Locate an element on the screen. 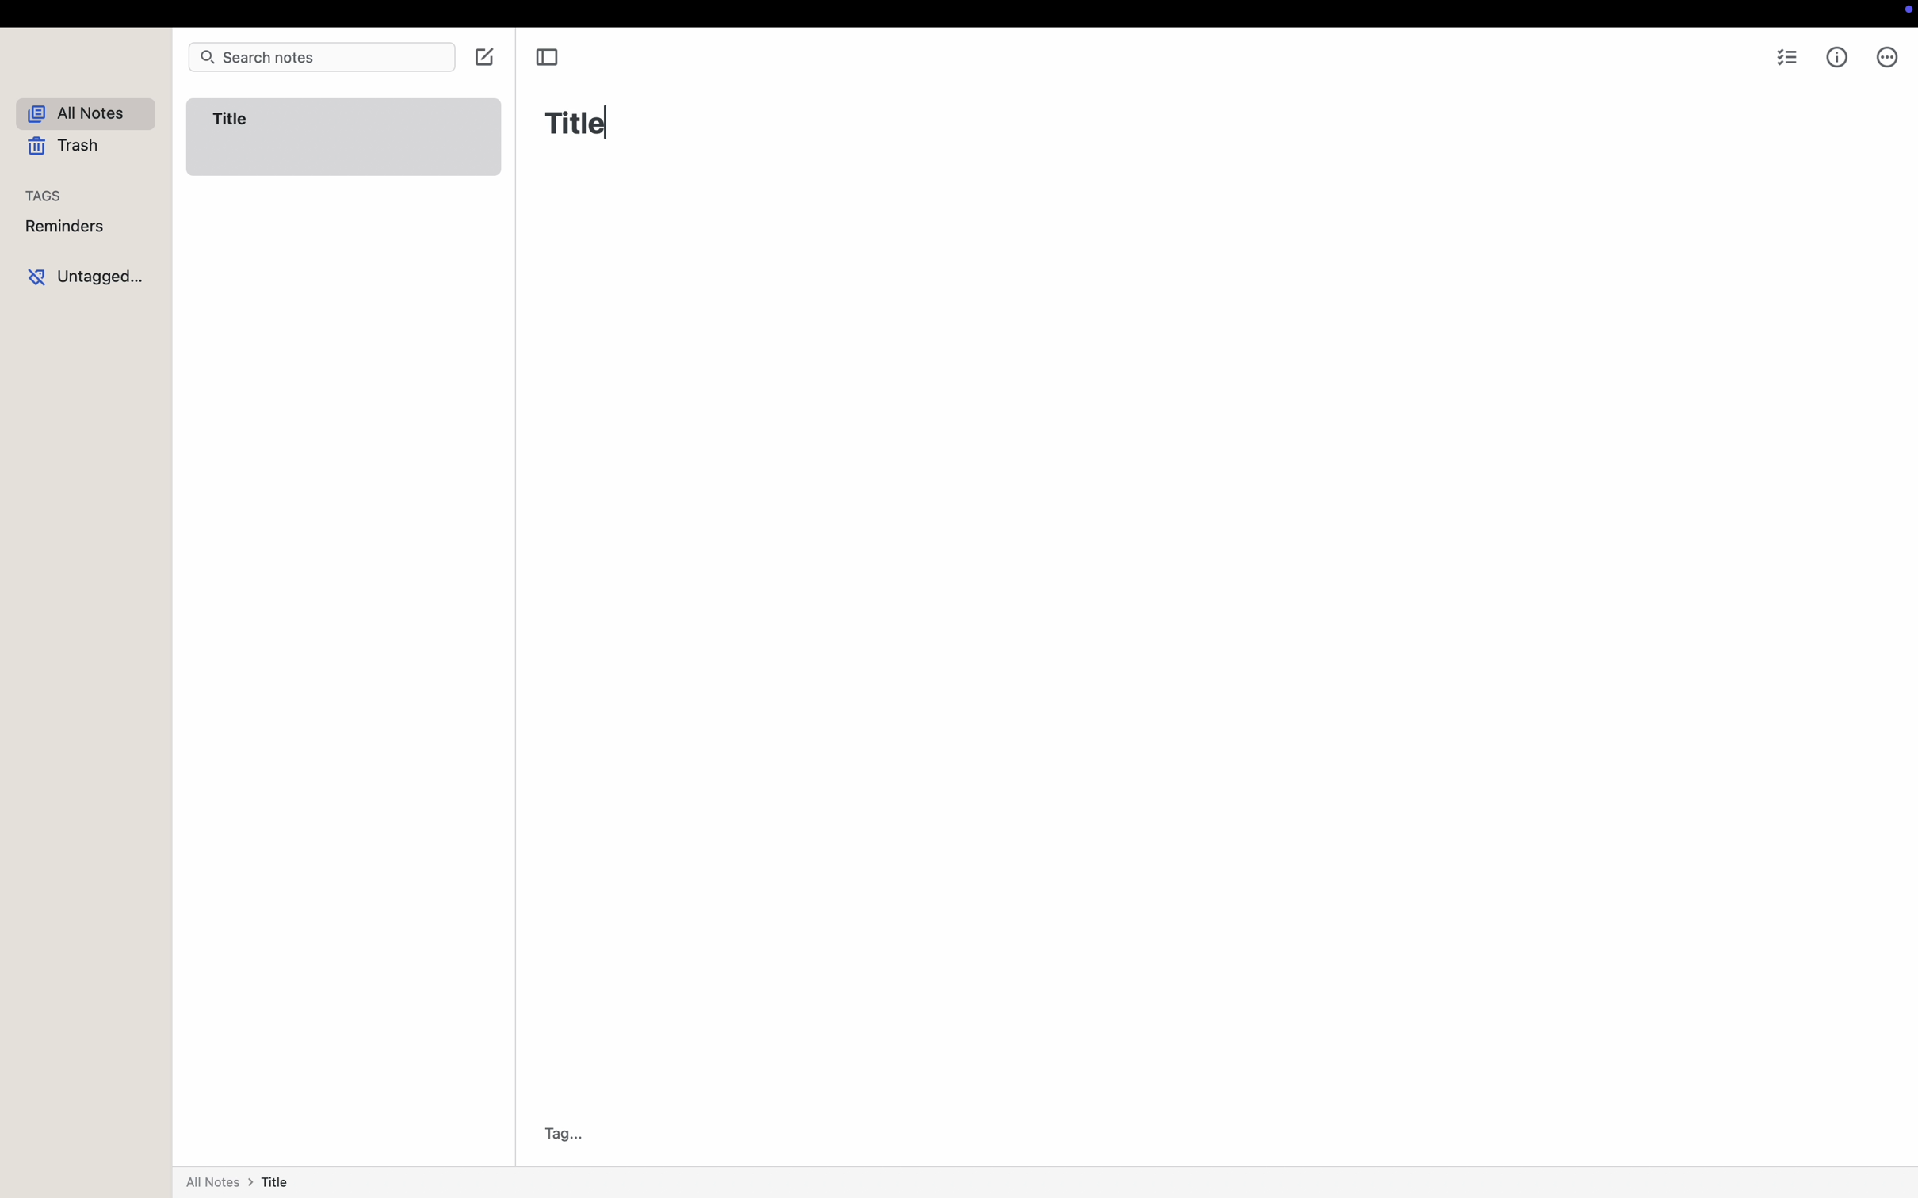 The width and height of the screenshot is (1918, 1198). Tag... is located at coordinates (568, 1133).